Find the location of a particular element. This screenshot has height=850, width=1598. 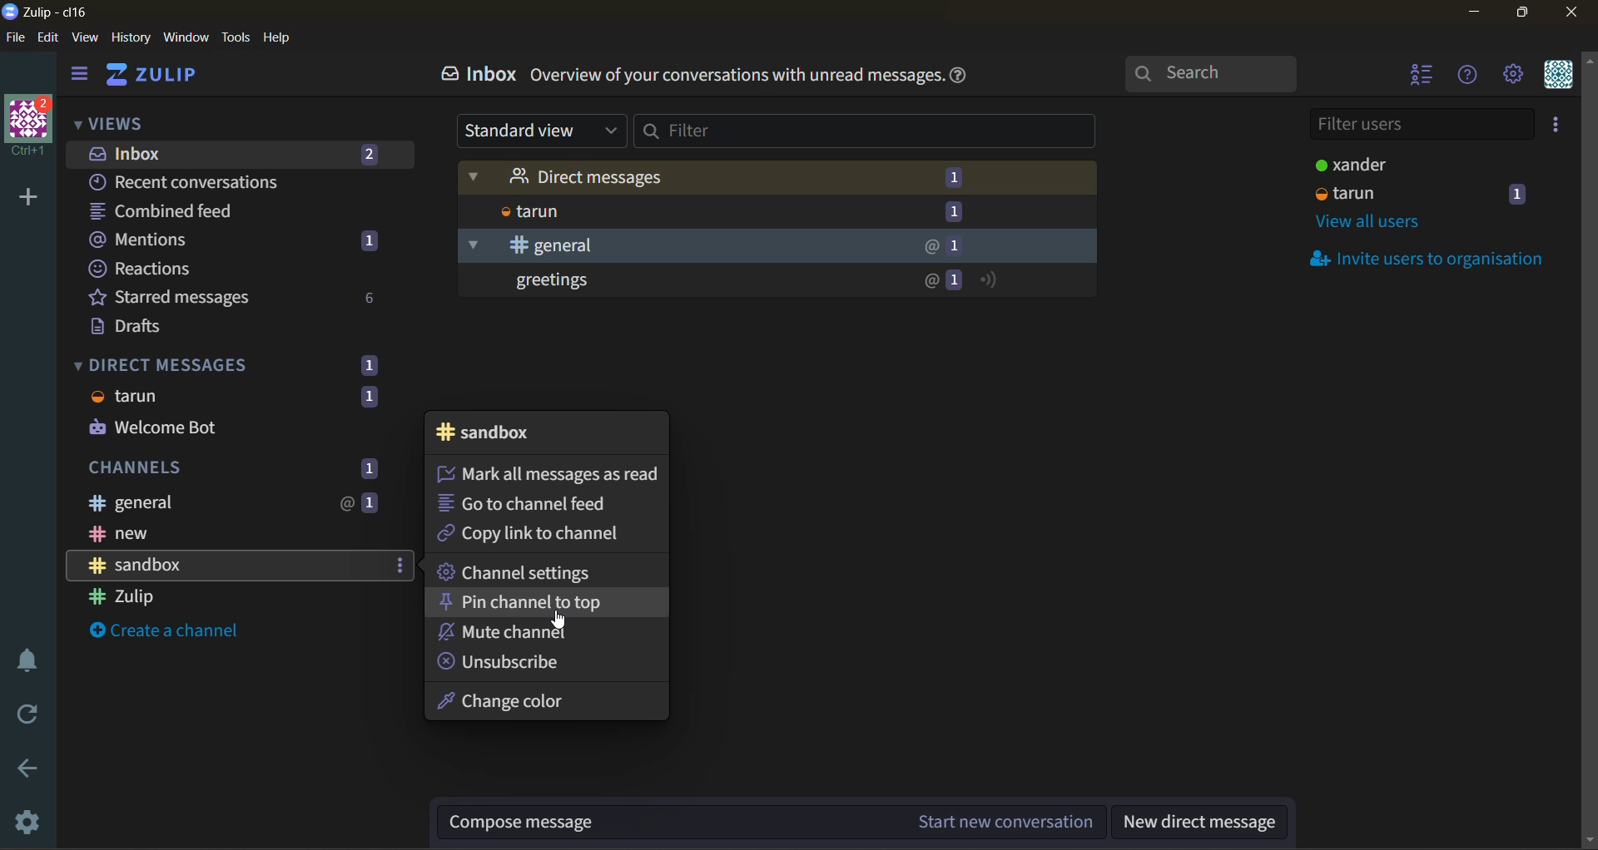

options is located at coordinates (400, 566).